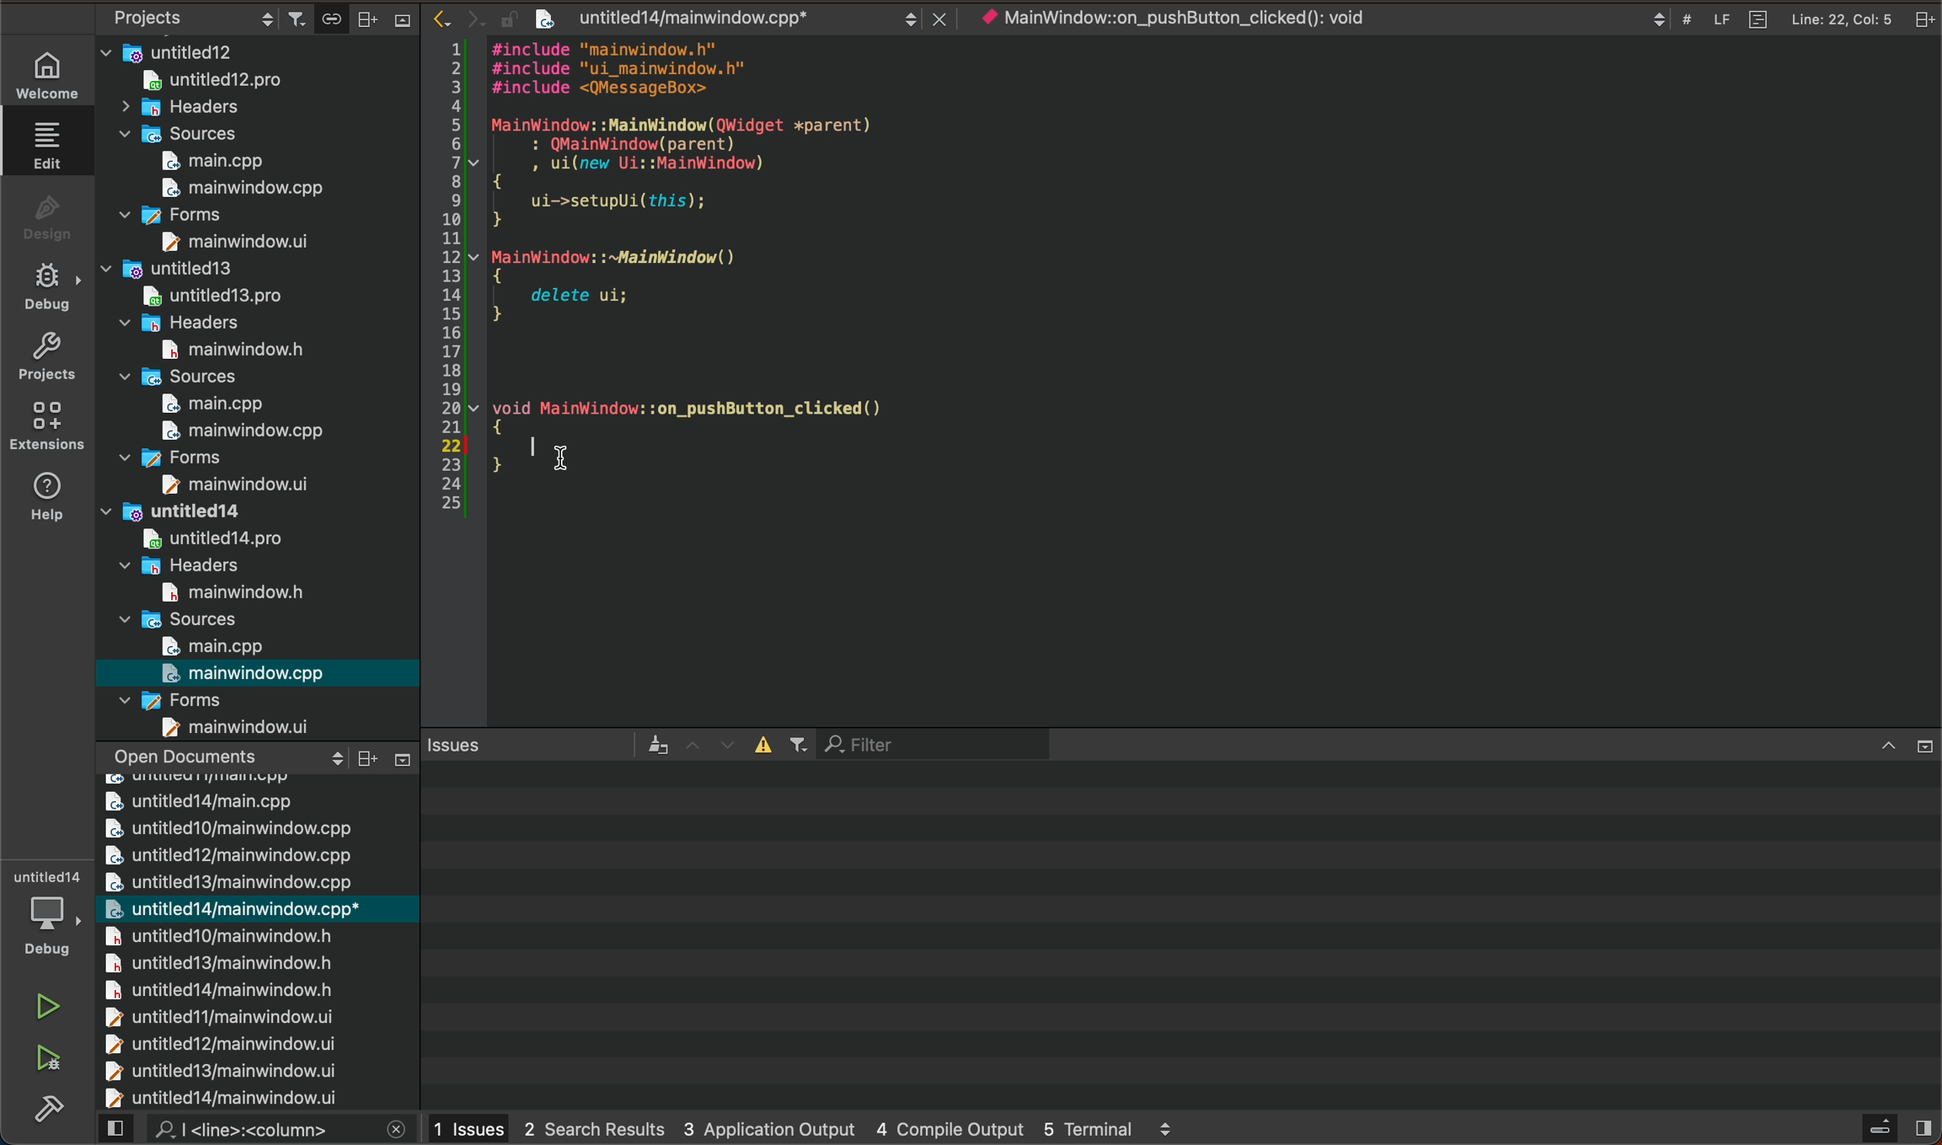  I want to click on untitled12, so click(258, 49).